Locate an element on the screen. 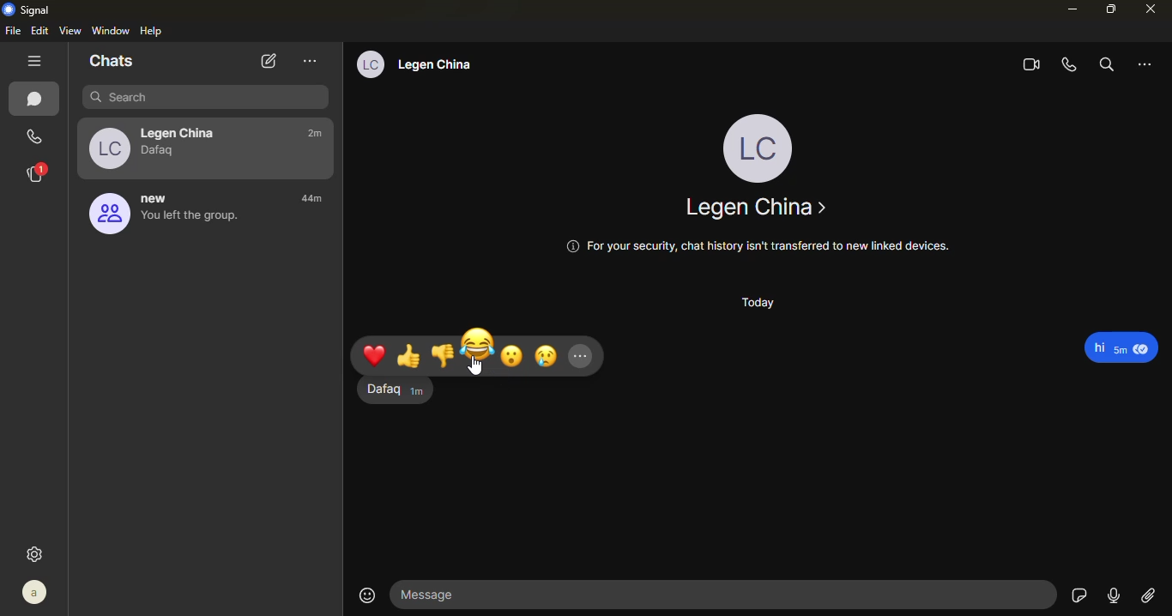  you left the group is located at coordinates (190, 222).